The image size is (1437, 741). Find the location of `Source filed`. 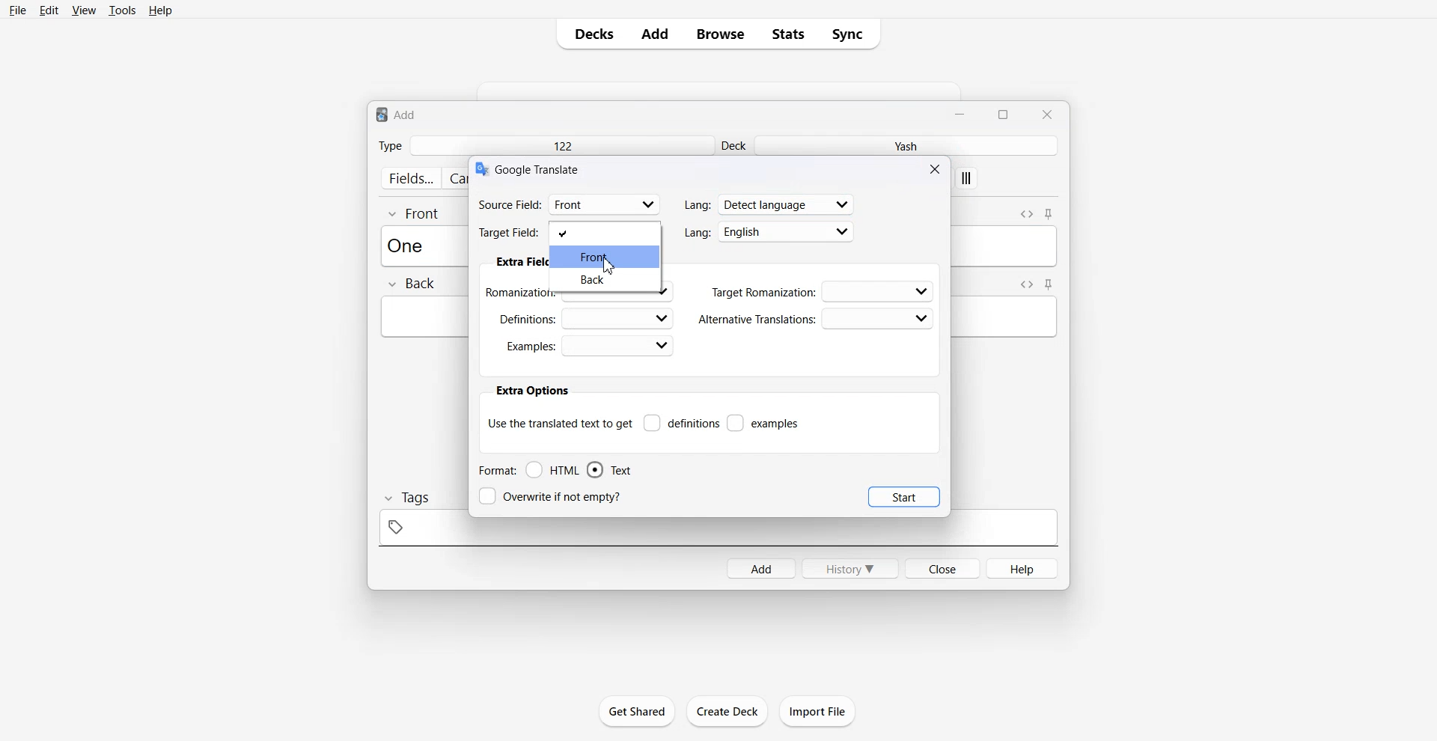

Source filed is located at coordinates (570, 204).